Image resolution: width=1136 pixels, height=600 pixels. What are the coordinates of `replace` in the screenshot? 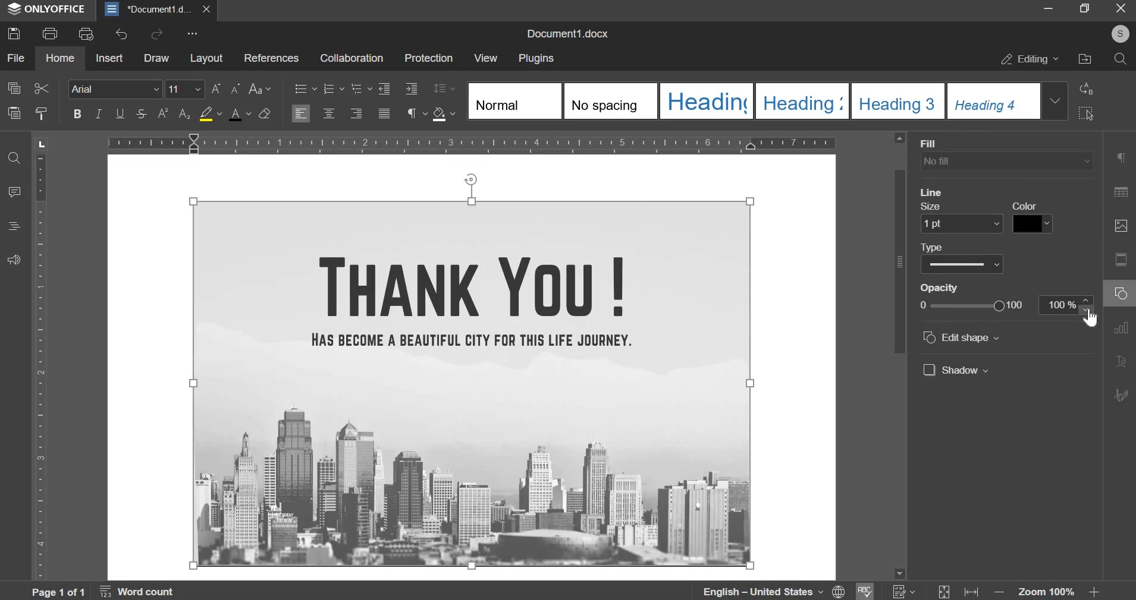 It's located at (1087, 88).